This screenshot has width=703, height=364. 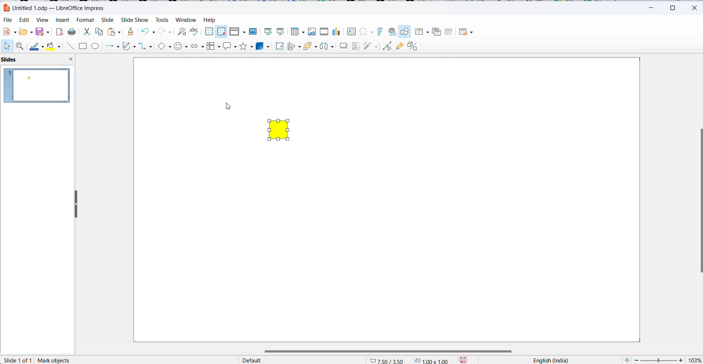 I want to click on align, so click(x=294, y=47).